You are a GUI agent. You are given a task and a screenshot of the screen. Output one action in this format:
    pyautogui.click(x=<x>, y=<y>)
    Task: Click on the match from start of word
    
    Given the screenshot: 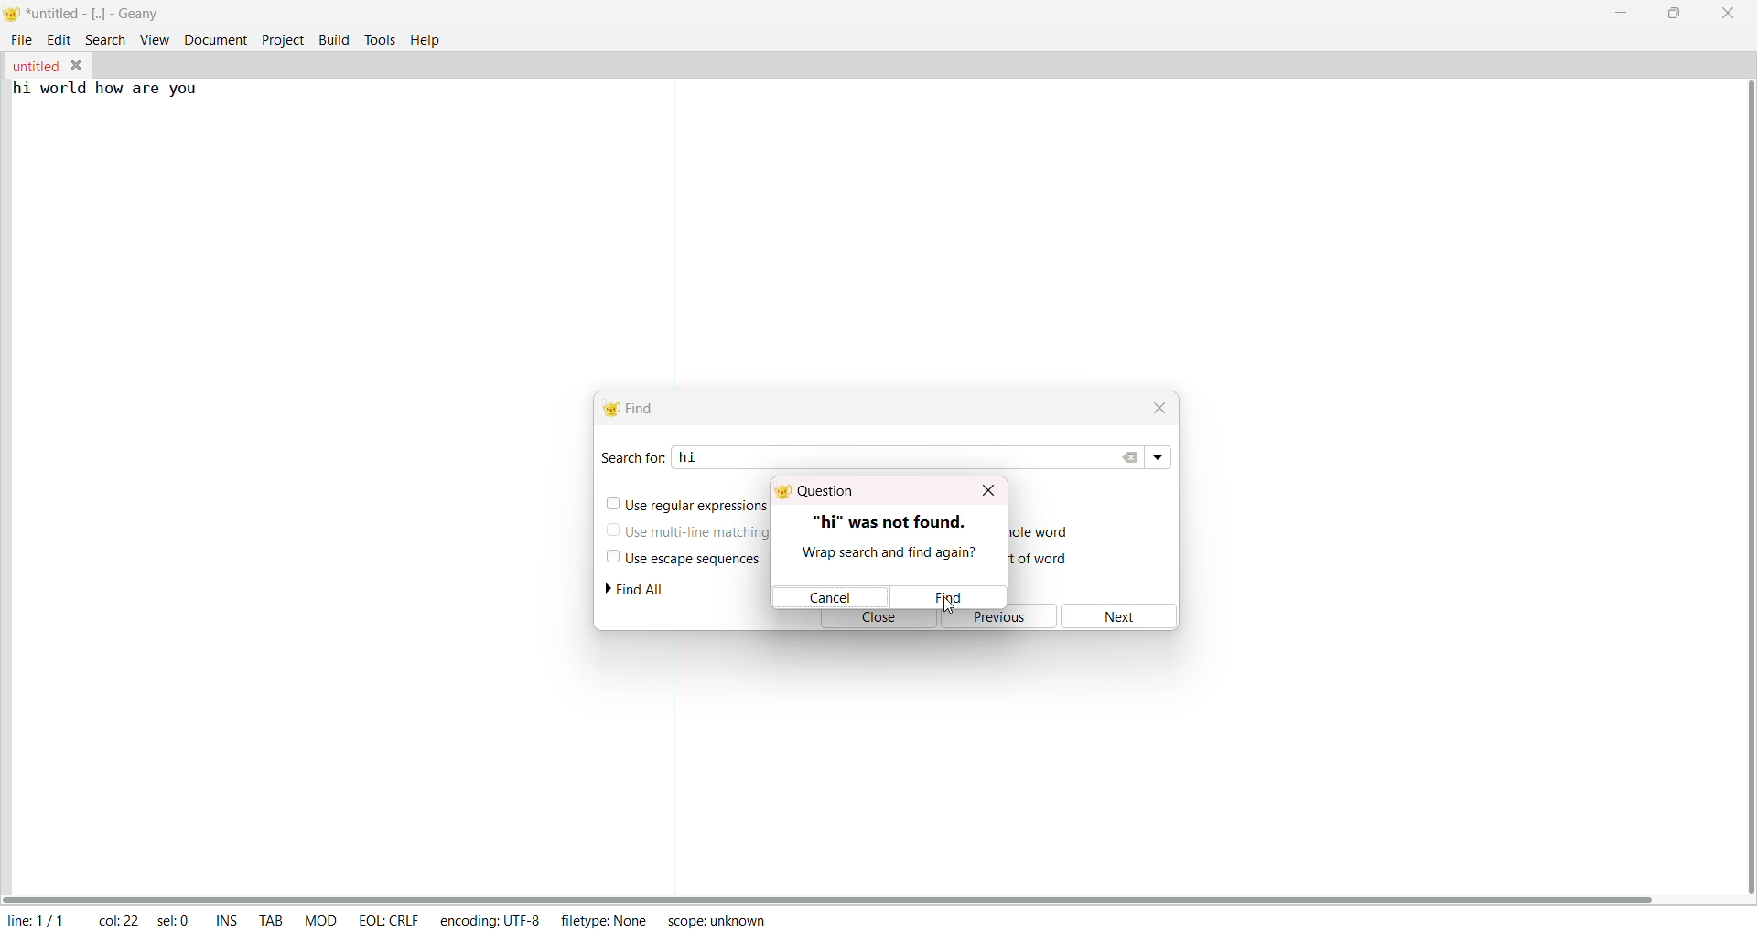 What is the action you would take?
    pyautogui.click(x=1041, y=559)
    